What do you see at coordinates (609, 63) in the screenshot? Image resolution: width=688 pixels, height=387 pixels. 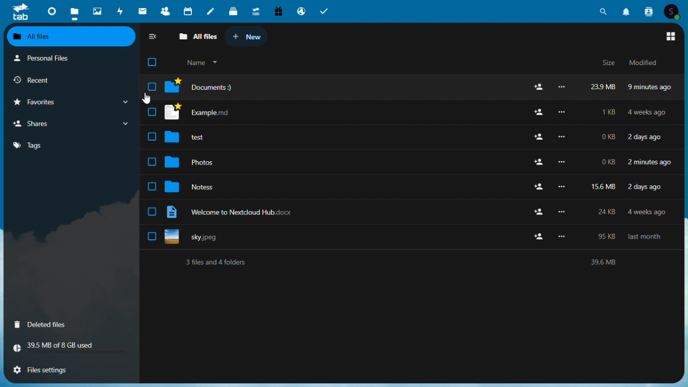 I see `Size` at bounding box center [609, 63].